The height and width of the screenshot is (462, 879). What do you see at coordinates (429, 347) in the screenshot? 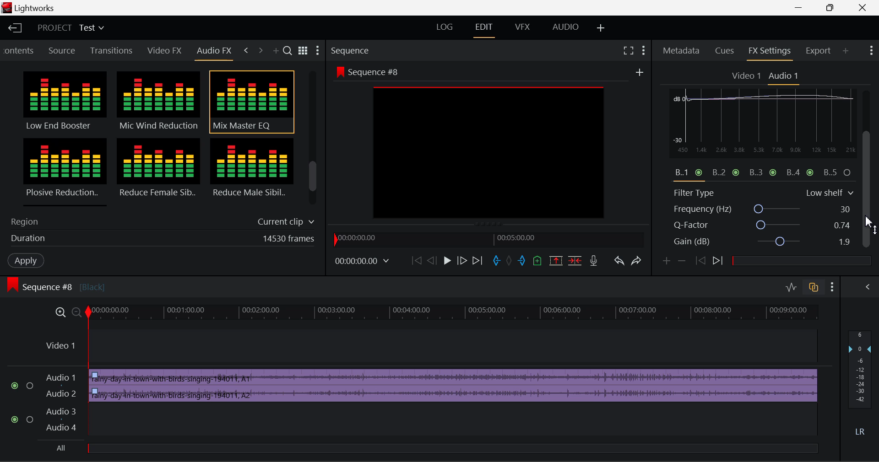
I see `Video Layer` at bounding box center [429, 347].